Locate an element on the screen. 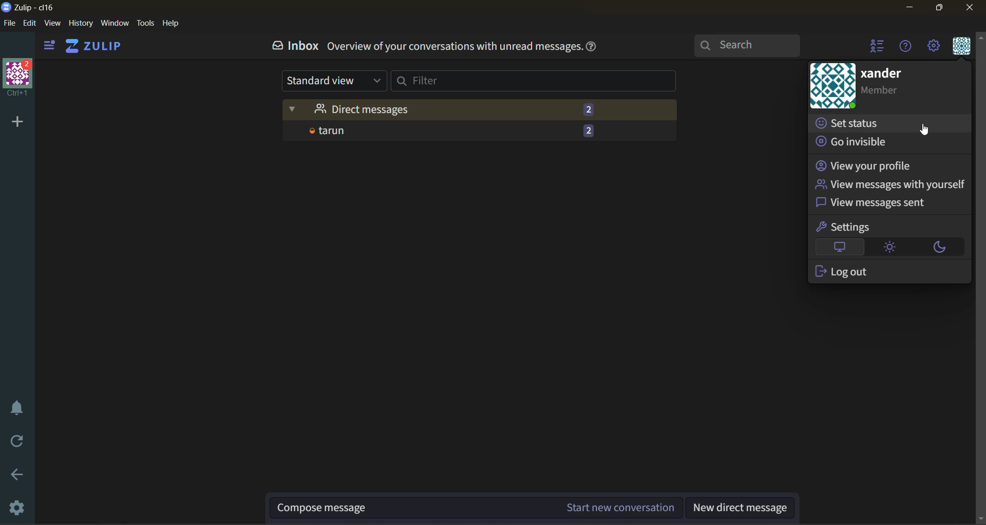 Image resolution: width=986 pixels, height=525 pixels. settings is located at coordinates (16, 508).